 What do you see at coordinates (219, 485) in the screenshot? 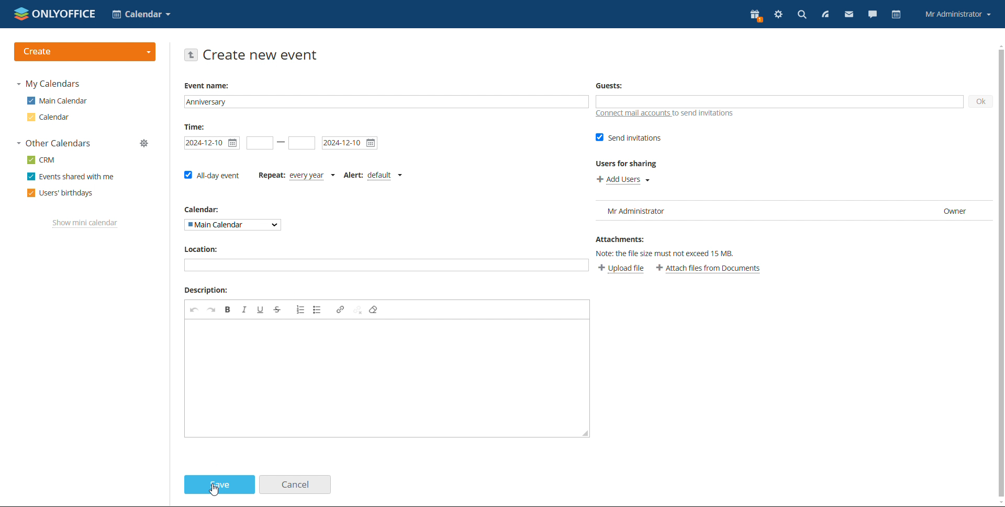
I see `save` at bounding box center [219, 485].